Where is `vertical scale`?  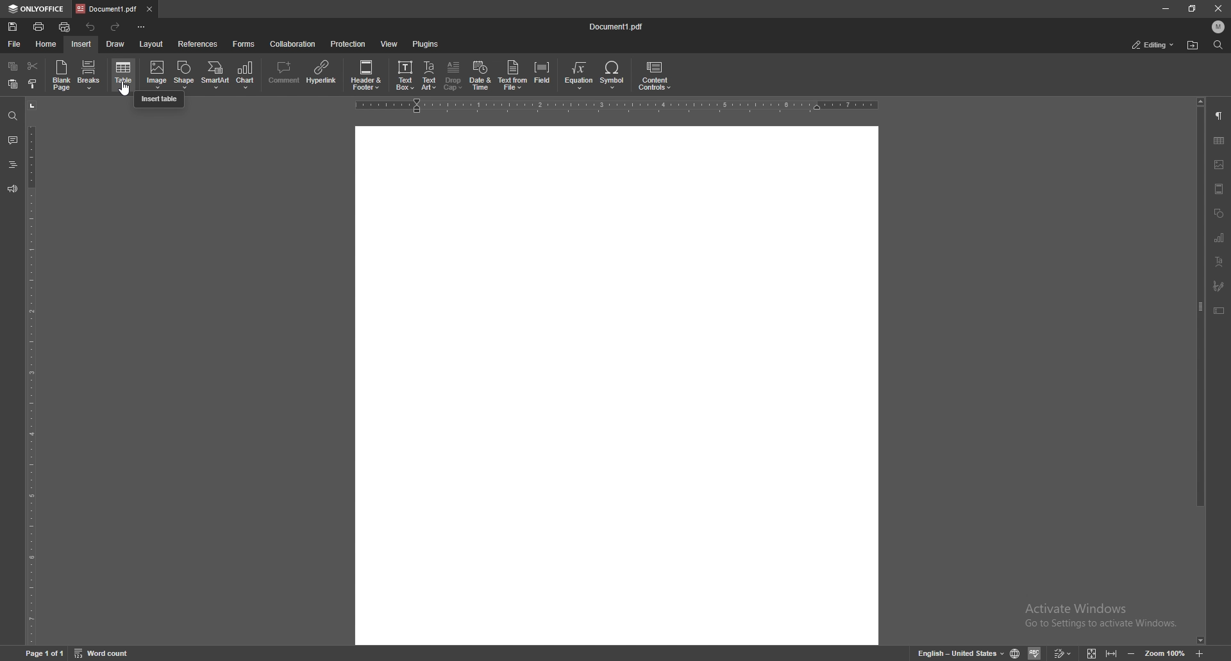
vertical scale is located at coordinates (31, 371).